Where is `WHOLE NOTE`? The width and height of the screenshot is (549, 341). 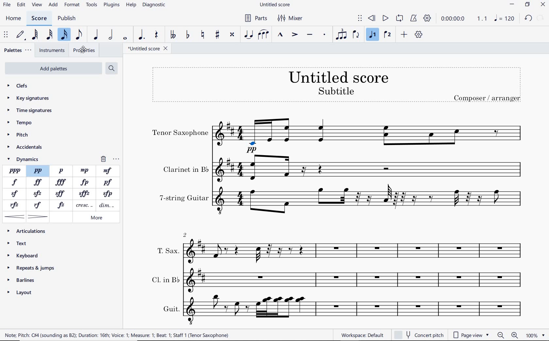 WHOLE NOTE is located at coordinates (126, 38).